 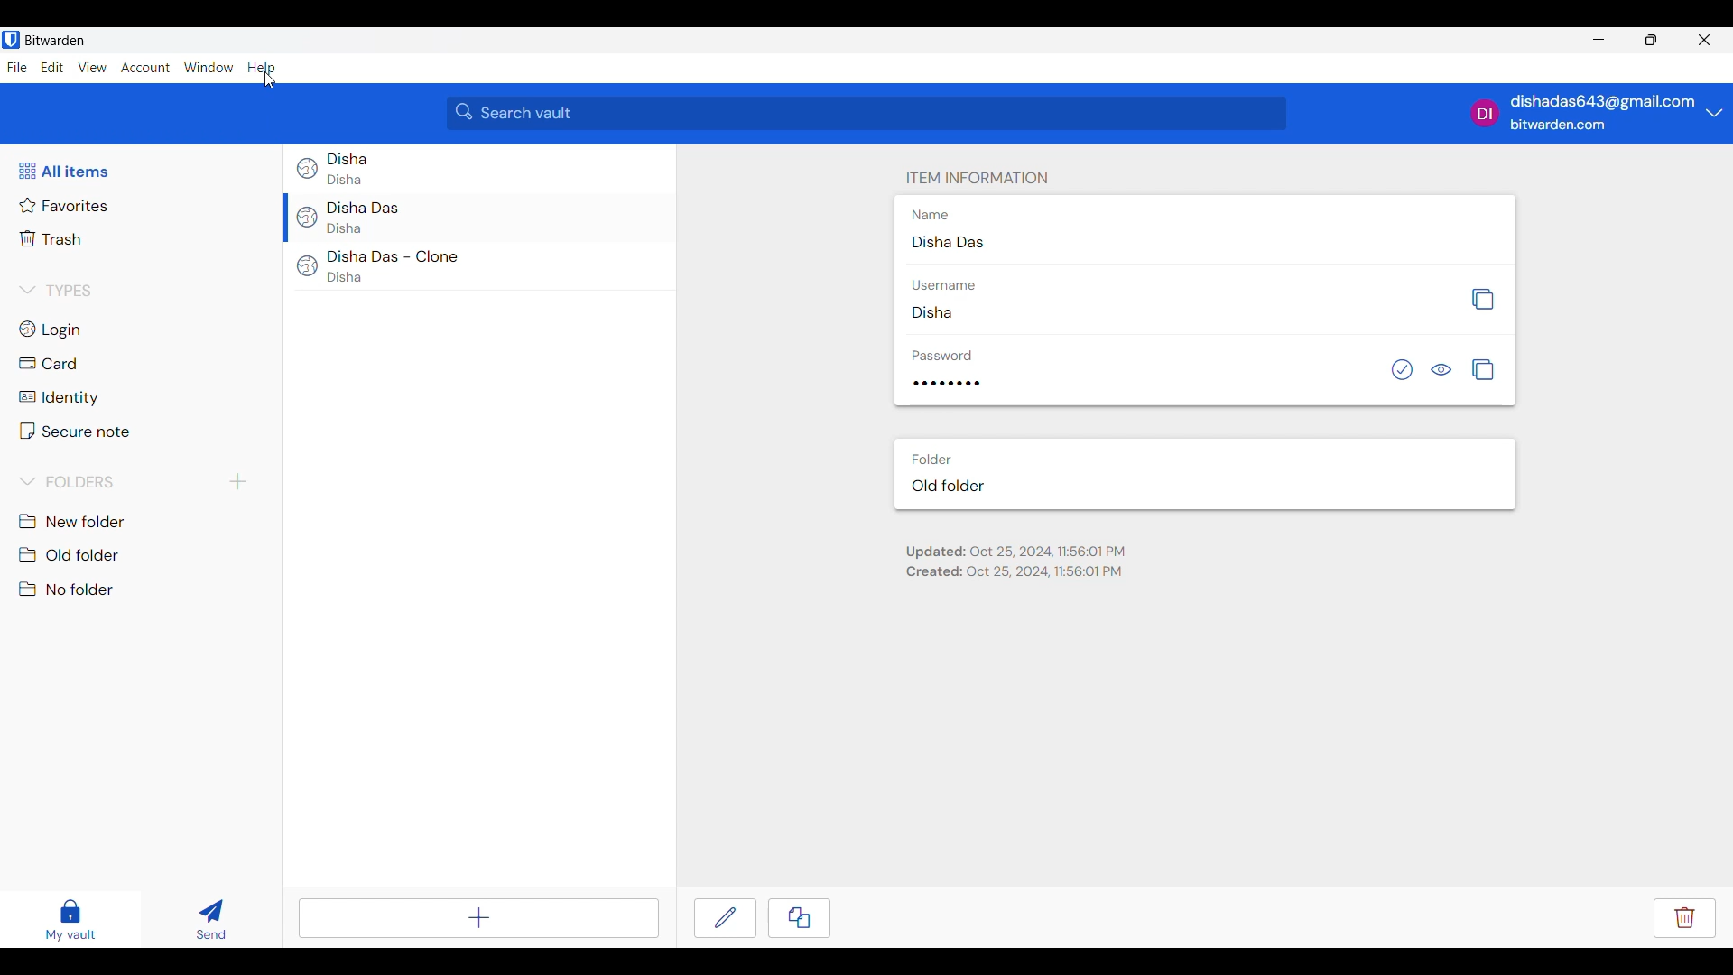 I want to click on Item logo, so click(x=307, y=266).